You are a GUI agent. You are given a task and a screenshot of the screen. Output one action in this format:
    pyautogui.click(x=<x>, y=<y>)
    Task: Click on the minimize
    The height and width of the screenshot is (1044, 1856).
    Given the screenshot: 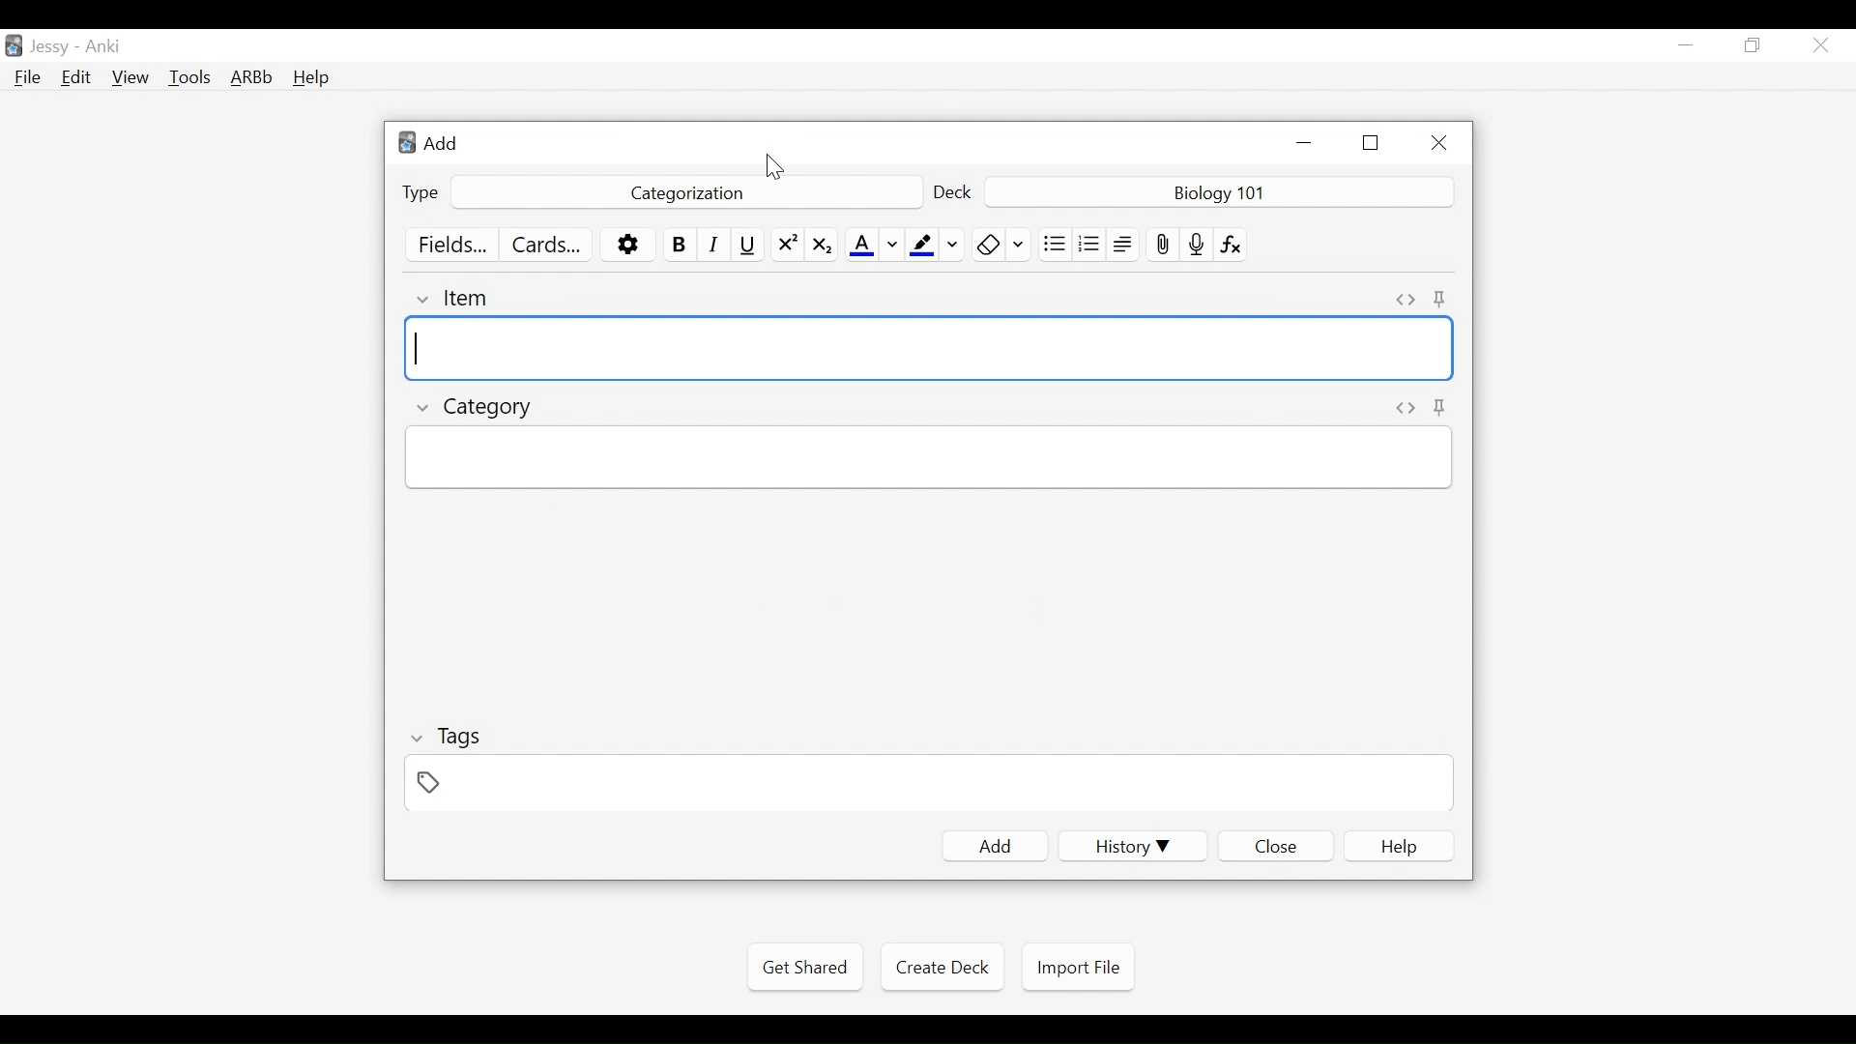 What is the action you would take?
    pyautogui.click(x=1303, y=142)
    